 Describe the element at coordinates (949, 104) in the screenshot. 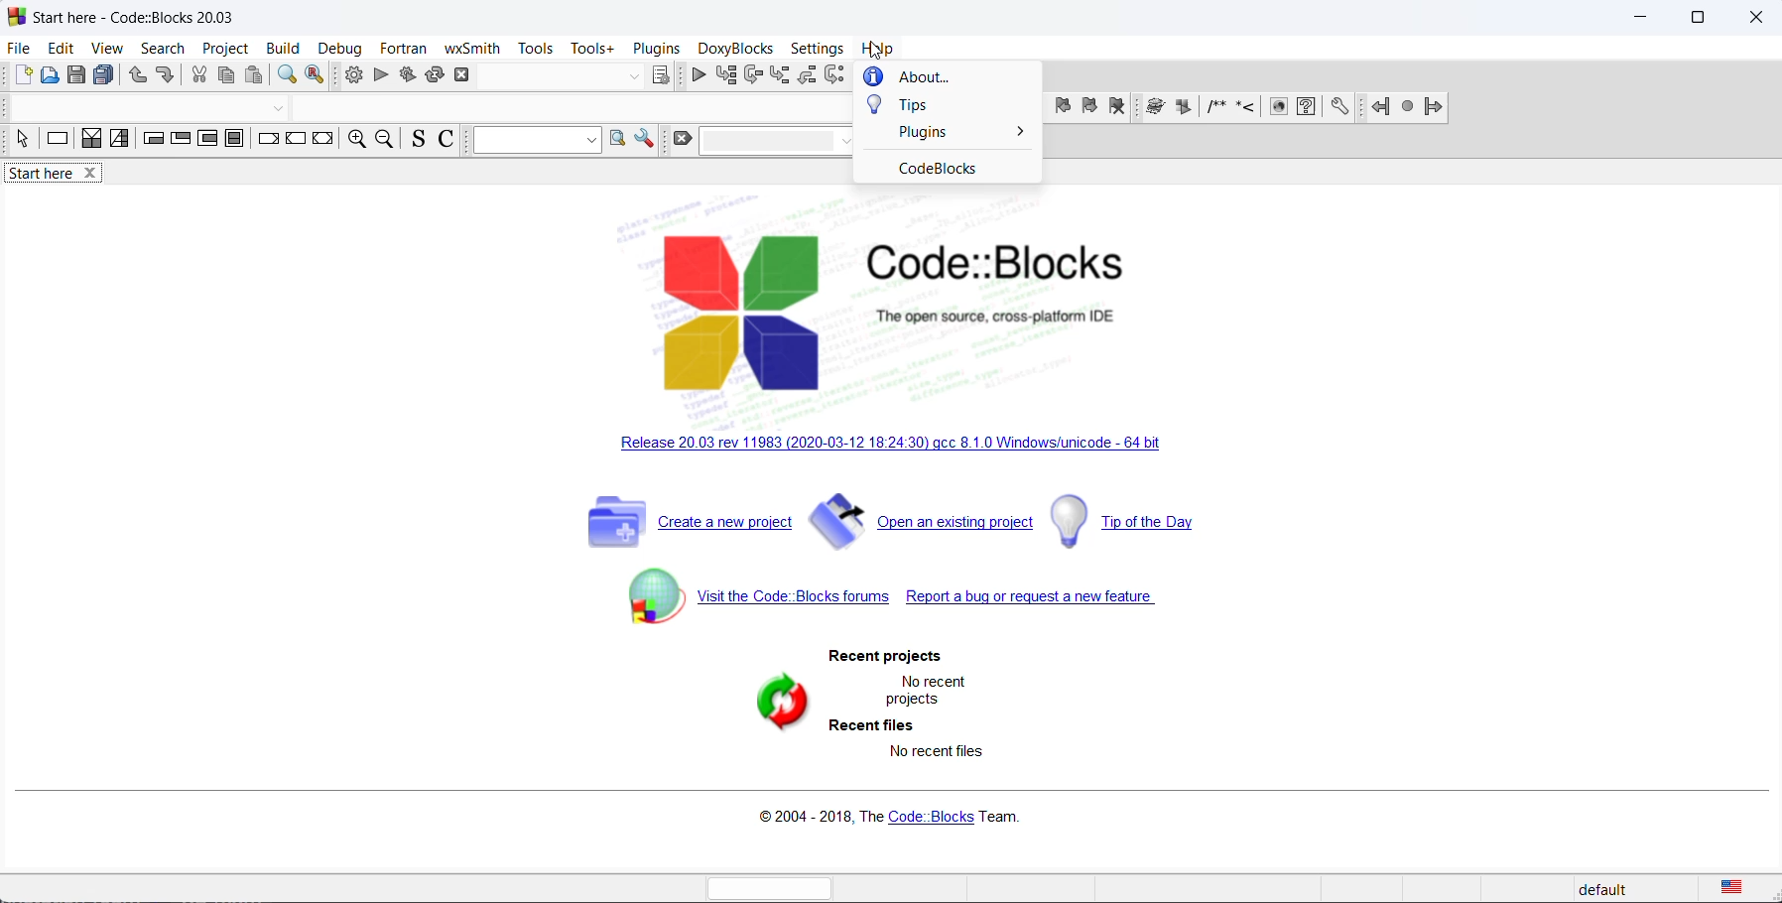

I see `tips` at that location.